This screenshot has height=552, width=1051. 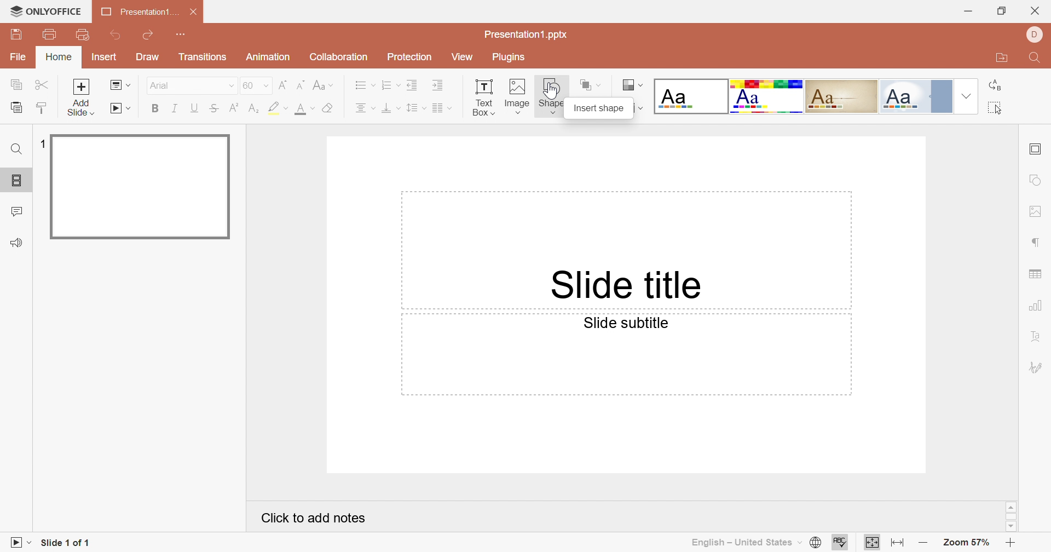 I want to click on Signature settings, so click(x=1037, y=365).